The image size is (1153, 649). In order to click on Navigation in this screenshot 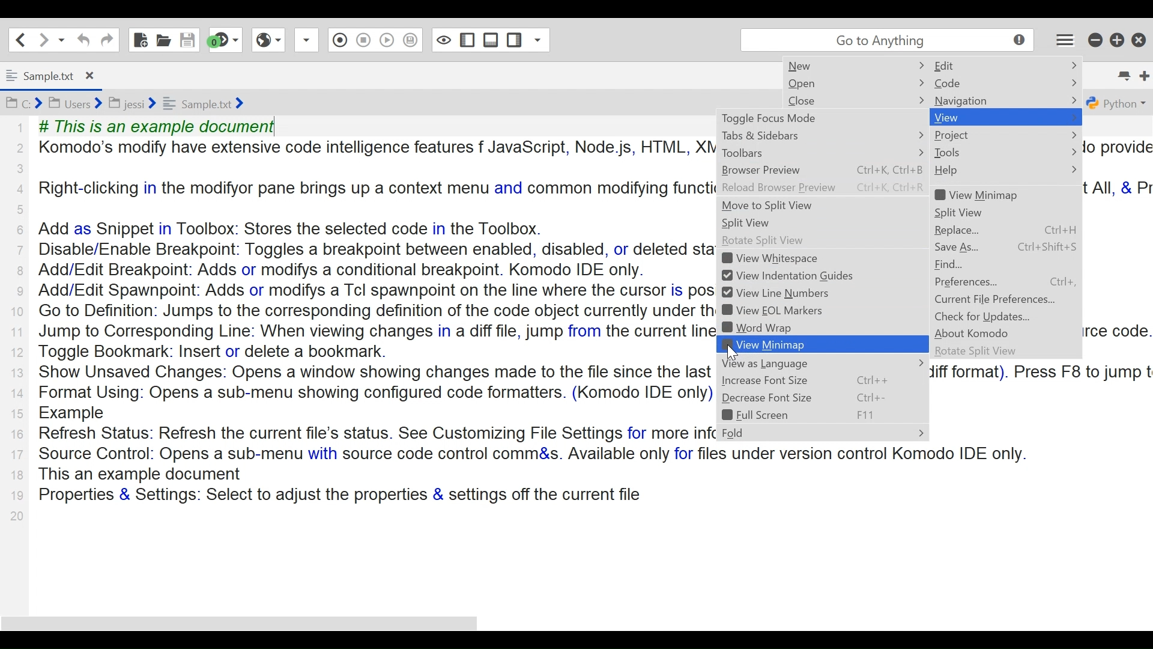, I will do `click(967, 100)`.